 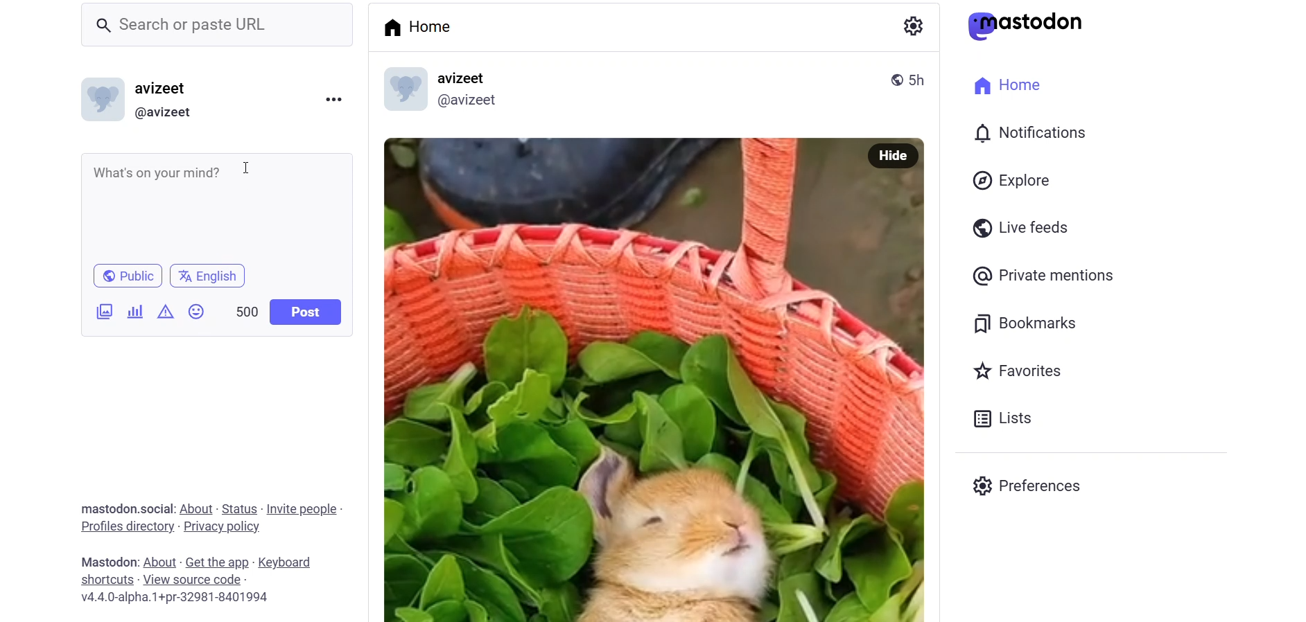 I want to click on privacy policy, so click(x=222, y=528).